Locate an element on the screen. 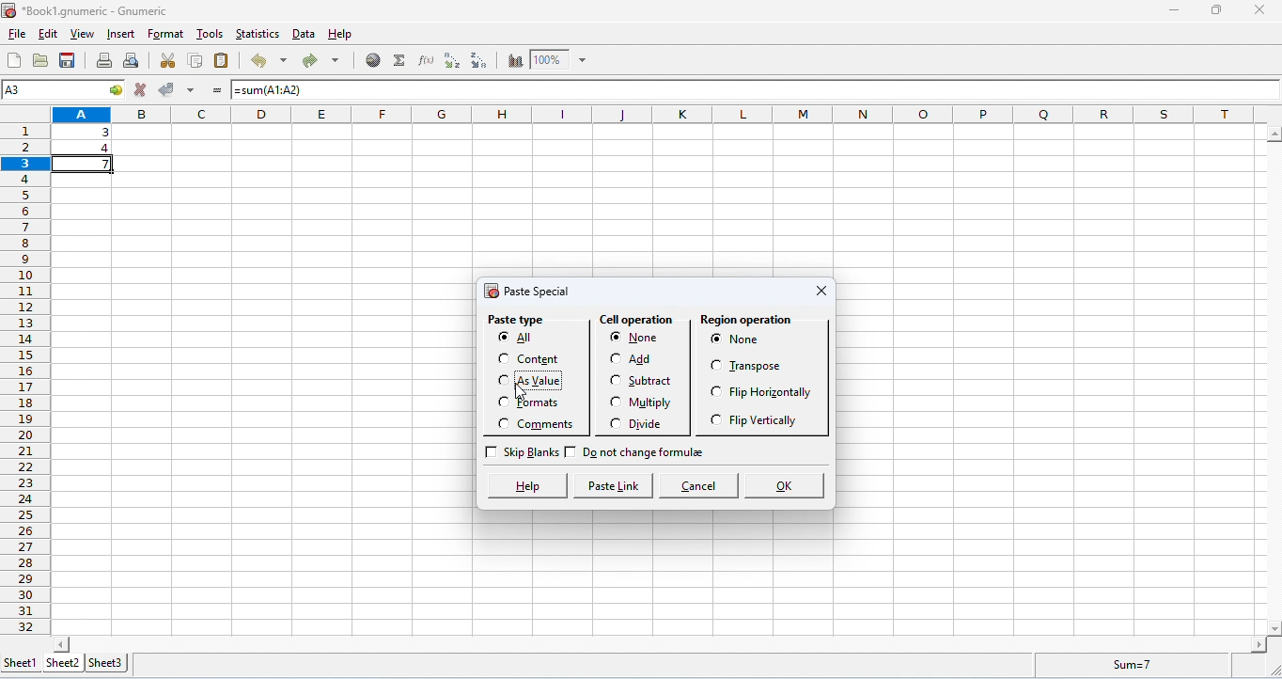 This screenshot has width=1282, height=679. cell operation is located at coordinates (638, 321).